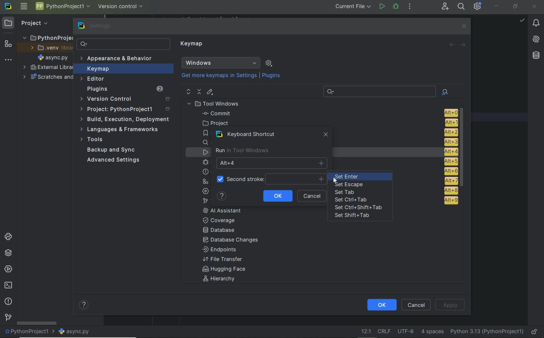 The height and width of the screenshot is (338, 544). Describe the element at coordinates (48, 38) in the screenshot. I see `PythonProject` at that location.